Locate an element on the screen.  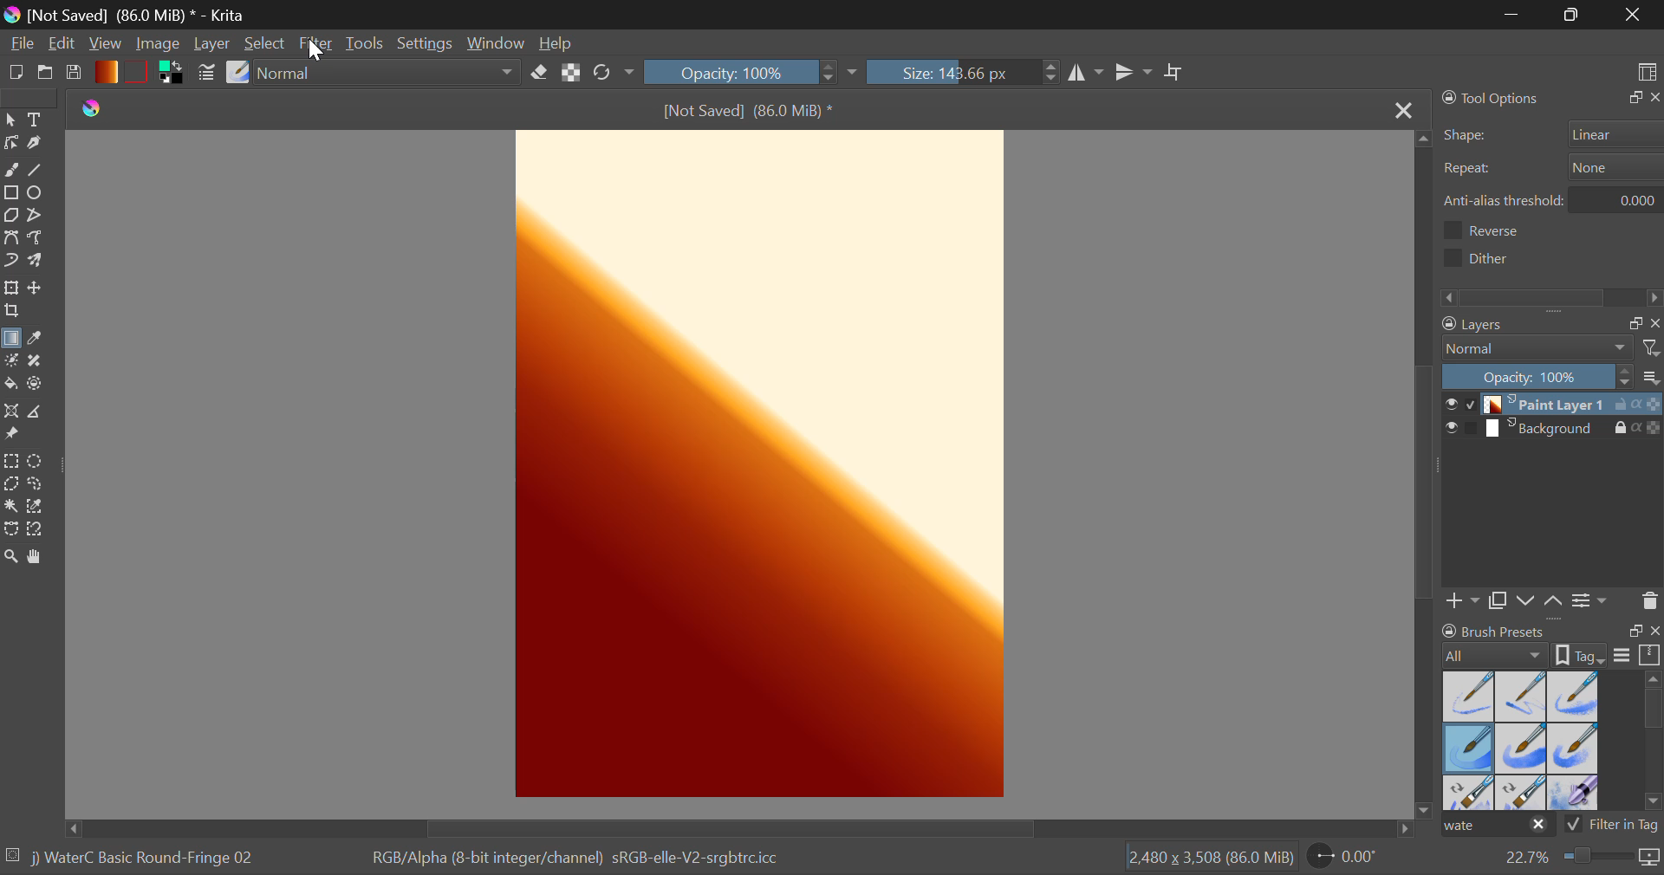
New is located at coordinates (16, 73).